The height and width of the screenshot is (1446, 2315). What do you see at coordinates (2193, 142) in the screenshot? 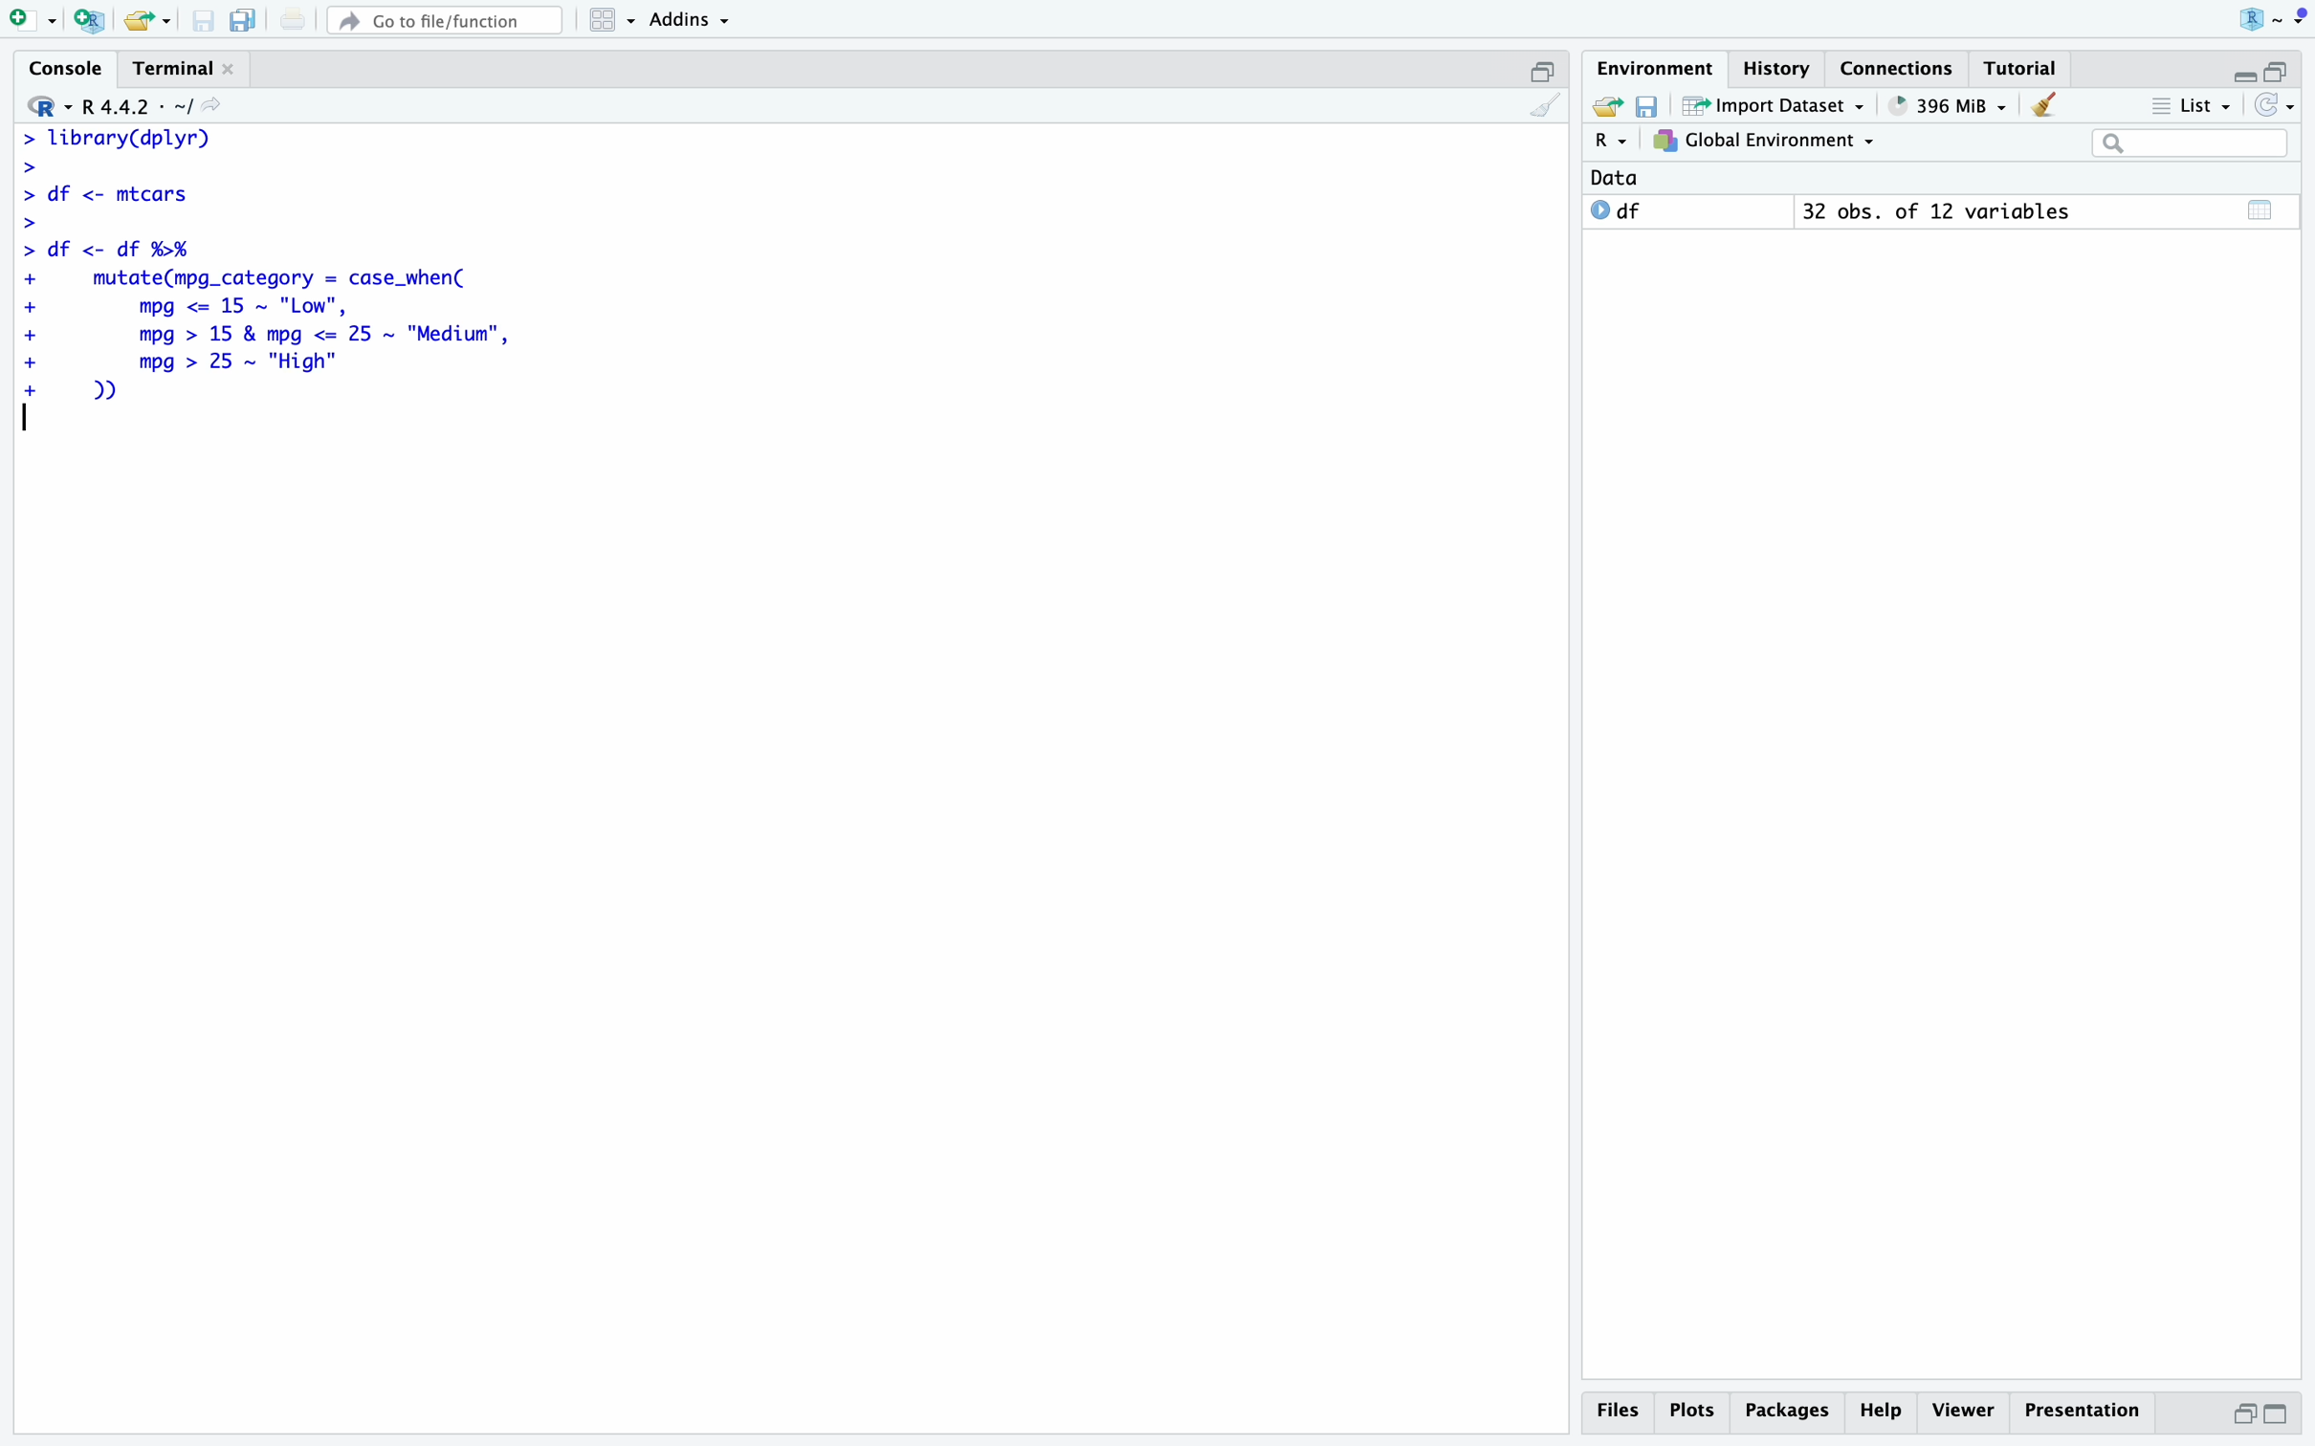
I see `searchbox` at bounding box center [2193, 142].